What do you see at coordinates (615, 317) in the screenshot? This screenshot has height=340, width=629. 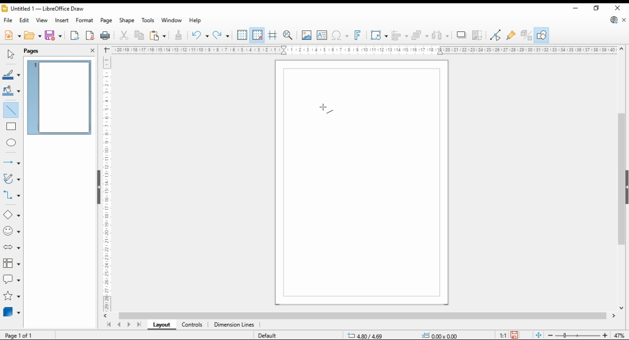 I see `move right` at bounding box center [615, 317].